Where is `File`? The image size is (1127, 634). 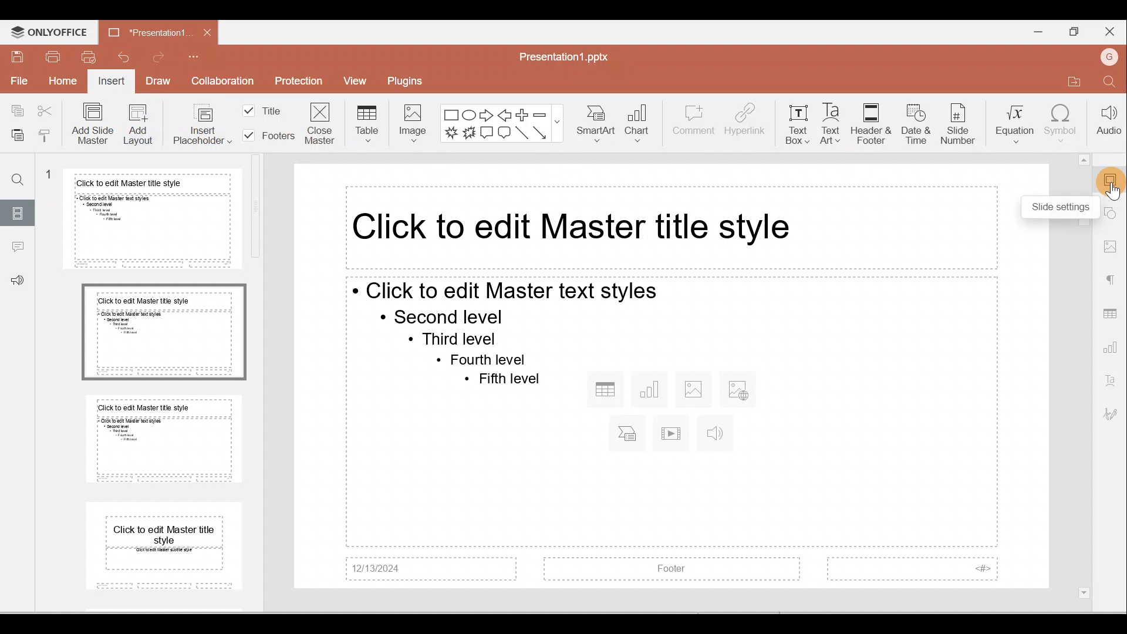 File is located at coordinates (18, 82).